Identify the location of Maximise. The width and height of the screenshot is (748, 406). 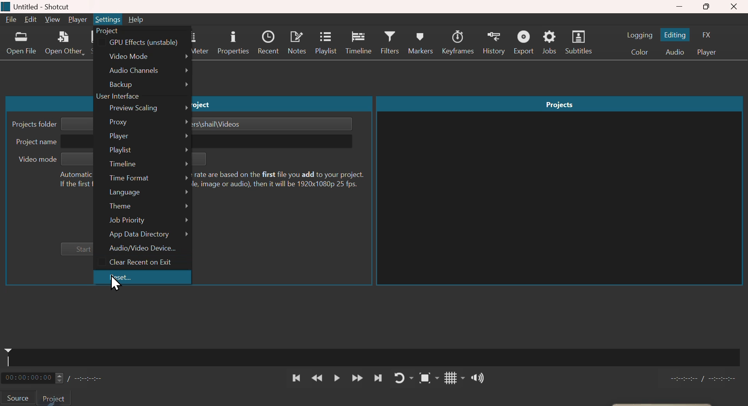
(707, 7).